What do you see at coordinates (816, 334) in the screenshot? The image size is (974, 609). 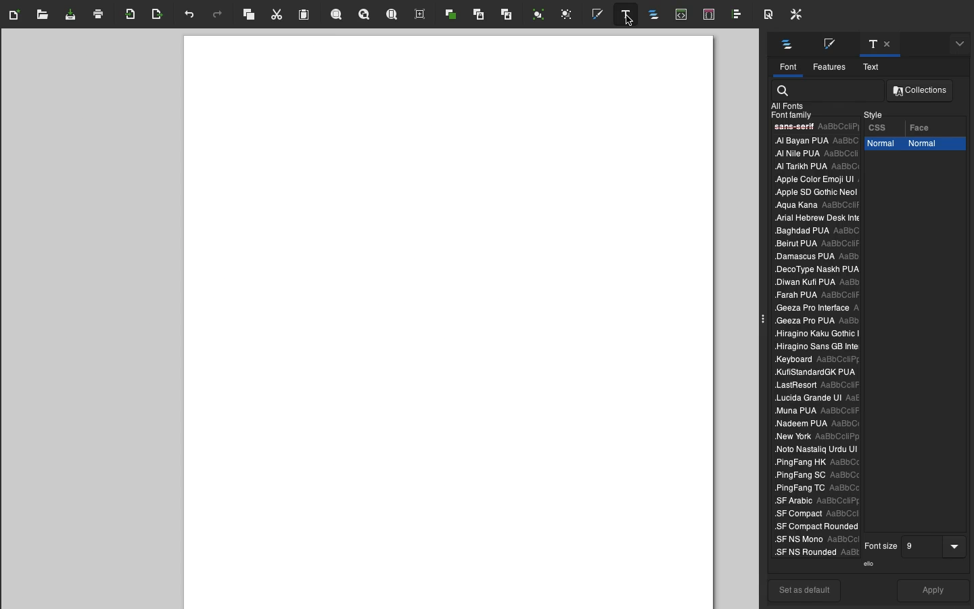 I see `.Hiragino Kaku Gothic I` at bounding box center [816, 334].